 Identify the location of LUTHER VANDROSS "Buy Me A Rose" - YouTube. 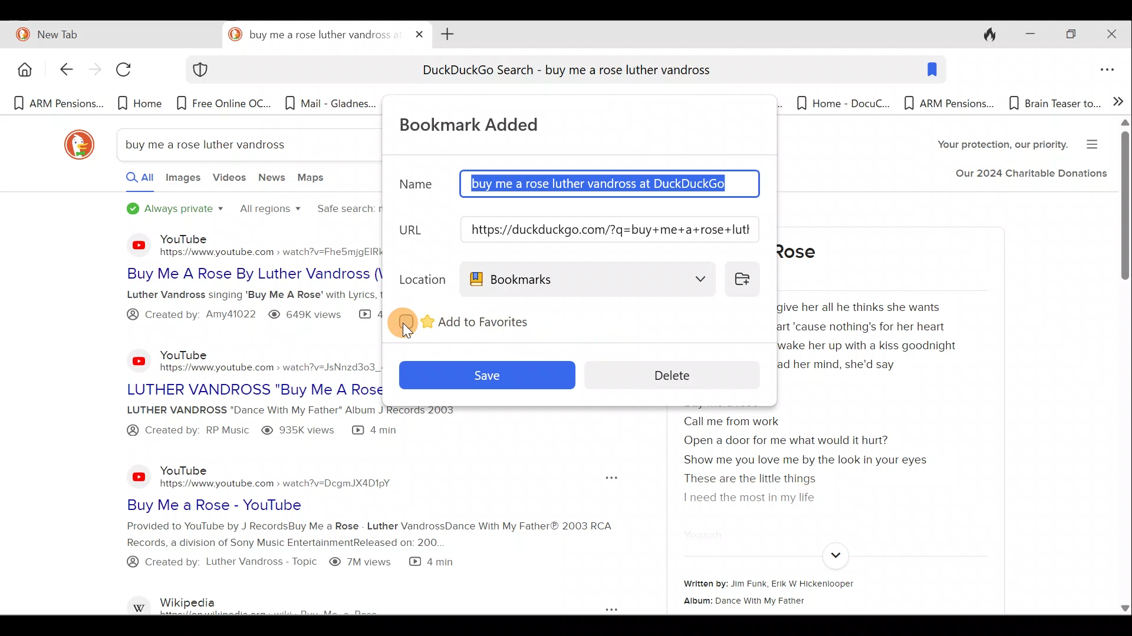
(252, 386).